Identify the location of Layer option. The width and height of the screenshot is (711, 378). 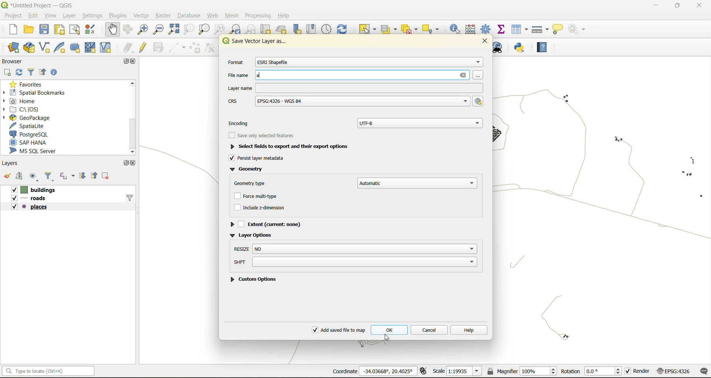
(258, 234).